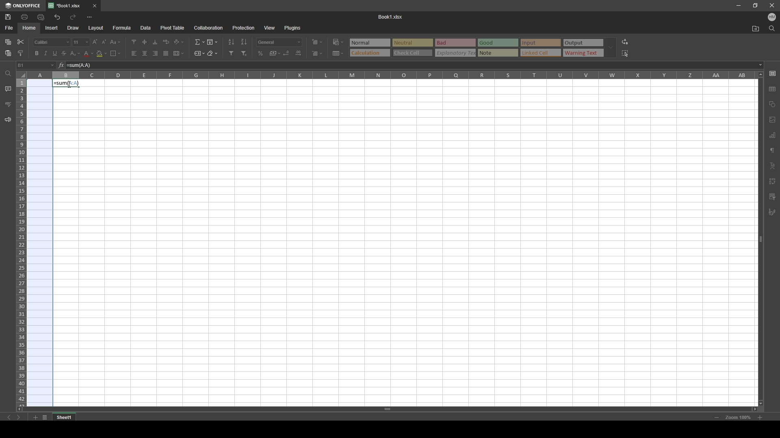 Image resolution: width=780 pixels, height=438 pixels. Describe the element at coordinates (739, 5) in the screenshot. I see `minimize` at that location.